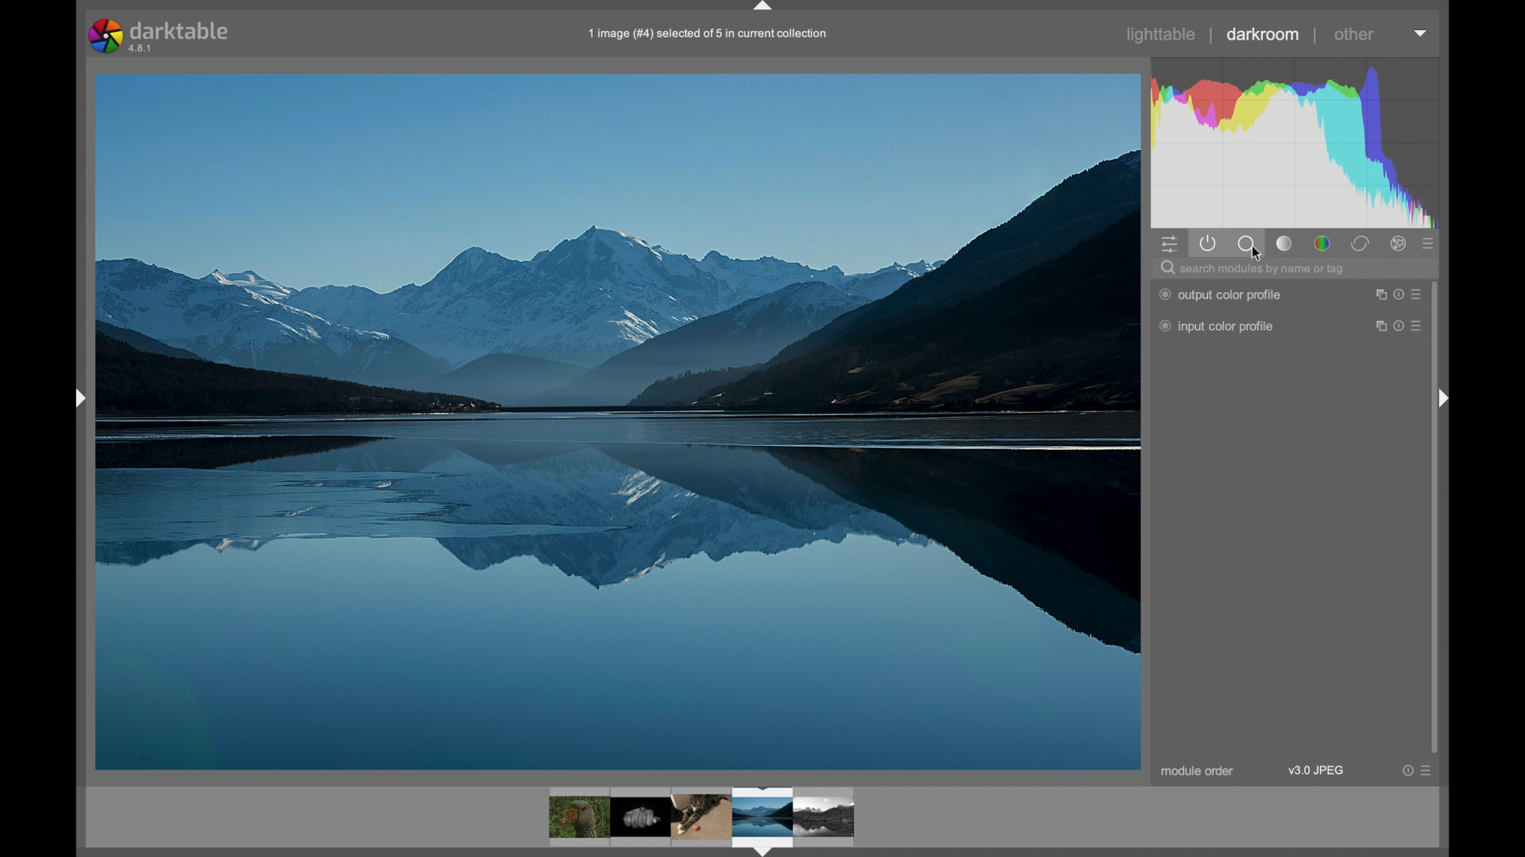 This screenshot has height=857, width=1525. What do you see at coordinates (1168, 244) in the screenshot?
I see `quick access panel` at bounding box center [1168, 244].